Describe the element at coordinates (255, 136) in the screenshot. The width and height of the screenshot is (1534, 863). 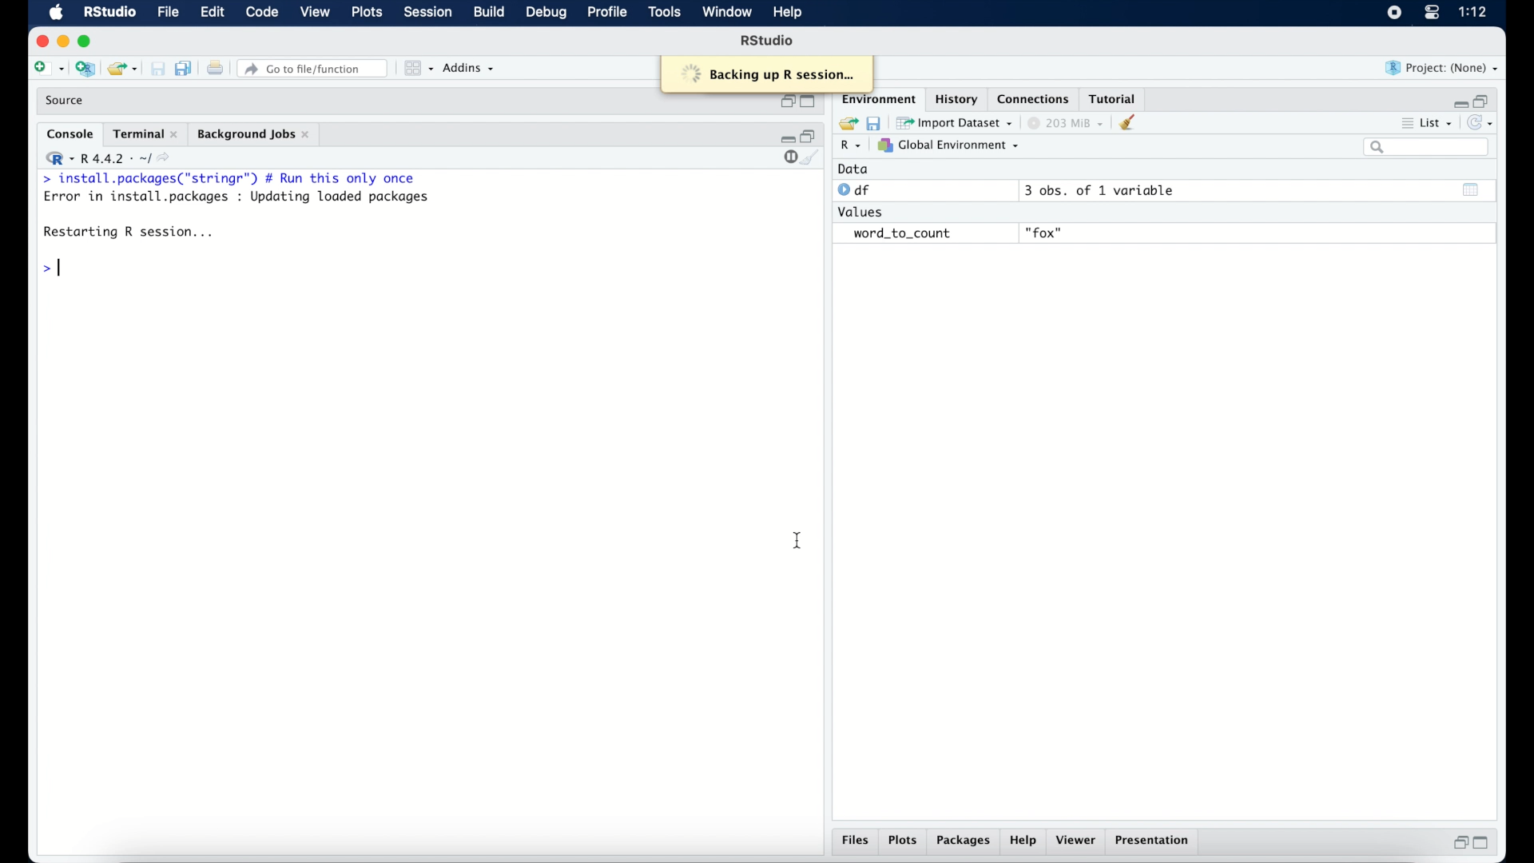
I see `background jobs` at that location.